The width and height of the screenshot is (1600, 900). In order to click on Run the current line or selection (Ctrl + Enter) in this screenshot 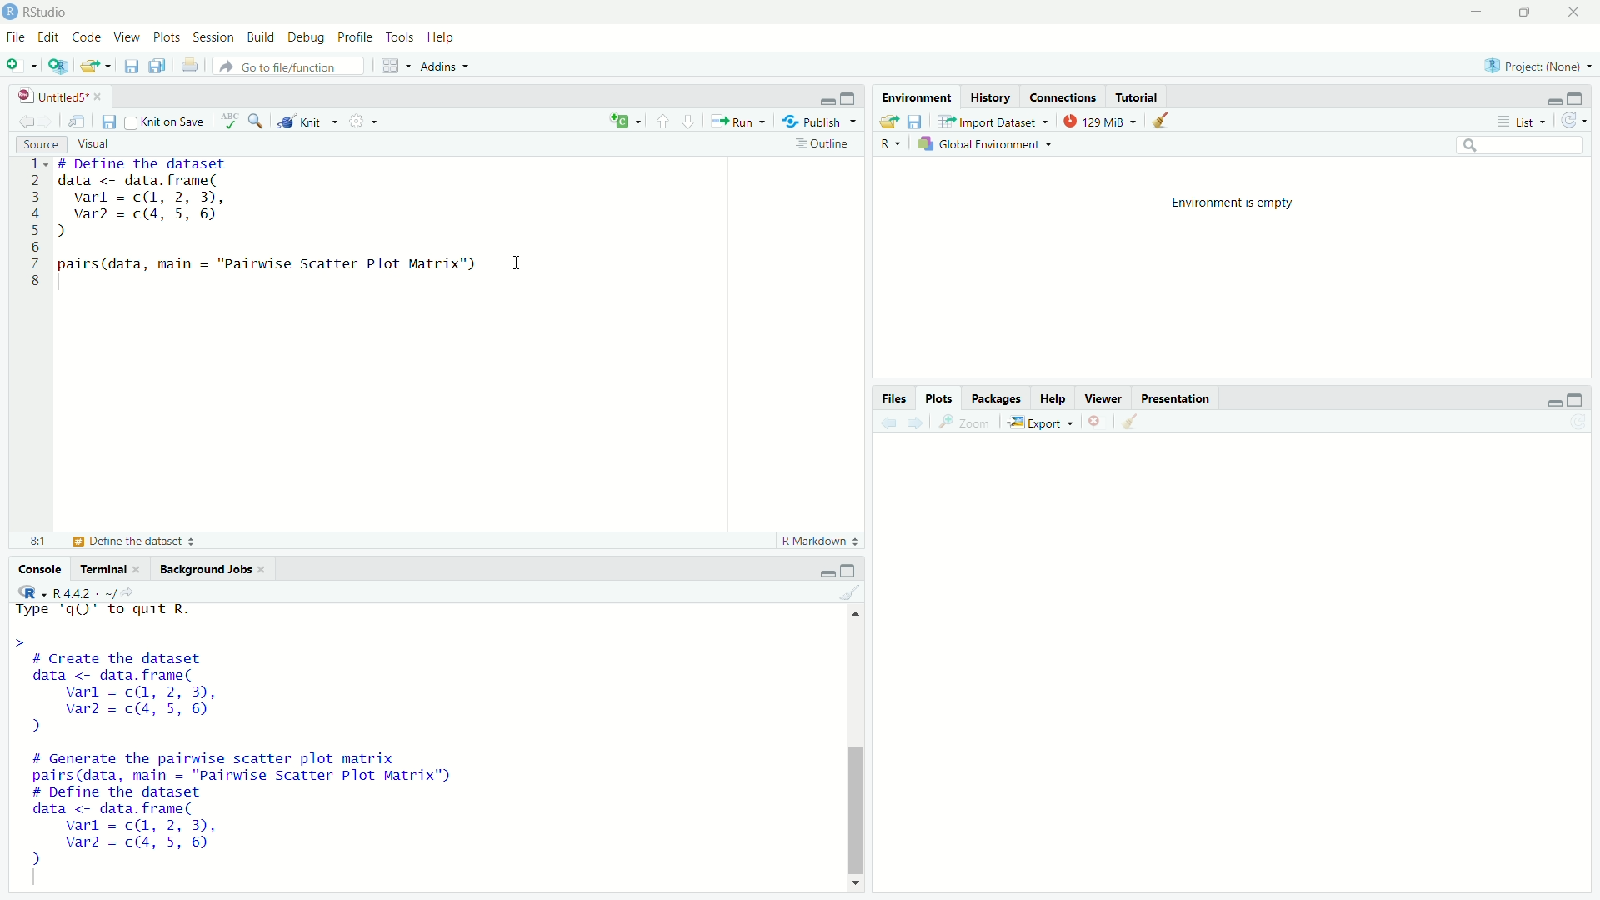, I will do `click(736, 120)`.